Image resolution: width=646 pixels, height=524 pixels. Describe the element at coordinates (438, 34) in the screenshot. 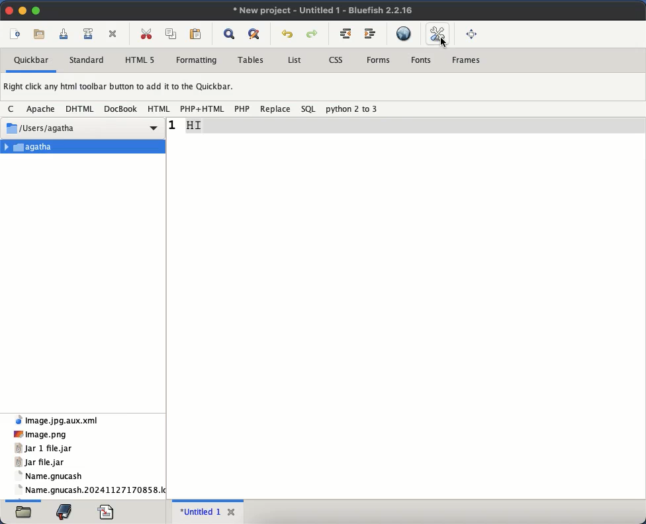

I see `edit preferences` at that location.